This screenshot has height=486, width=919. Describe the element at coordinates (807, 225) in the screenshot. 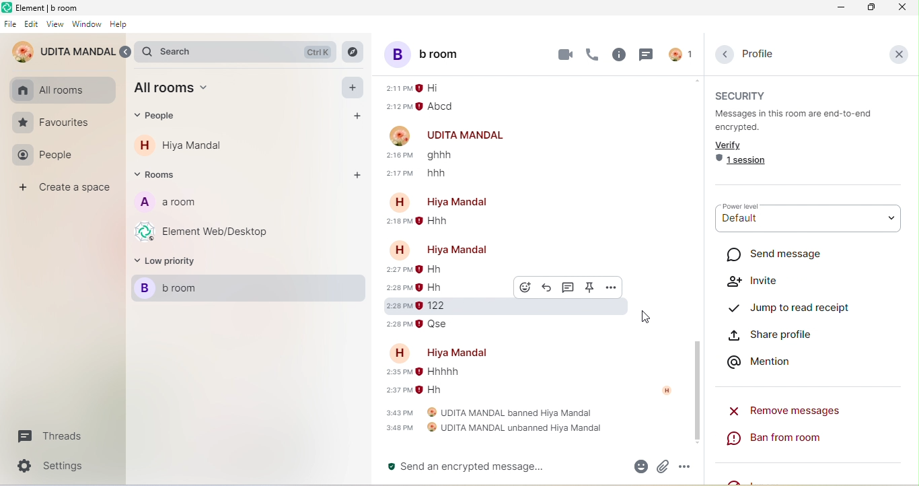

I see `default` at that location.